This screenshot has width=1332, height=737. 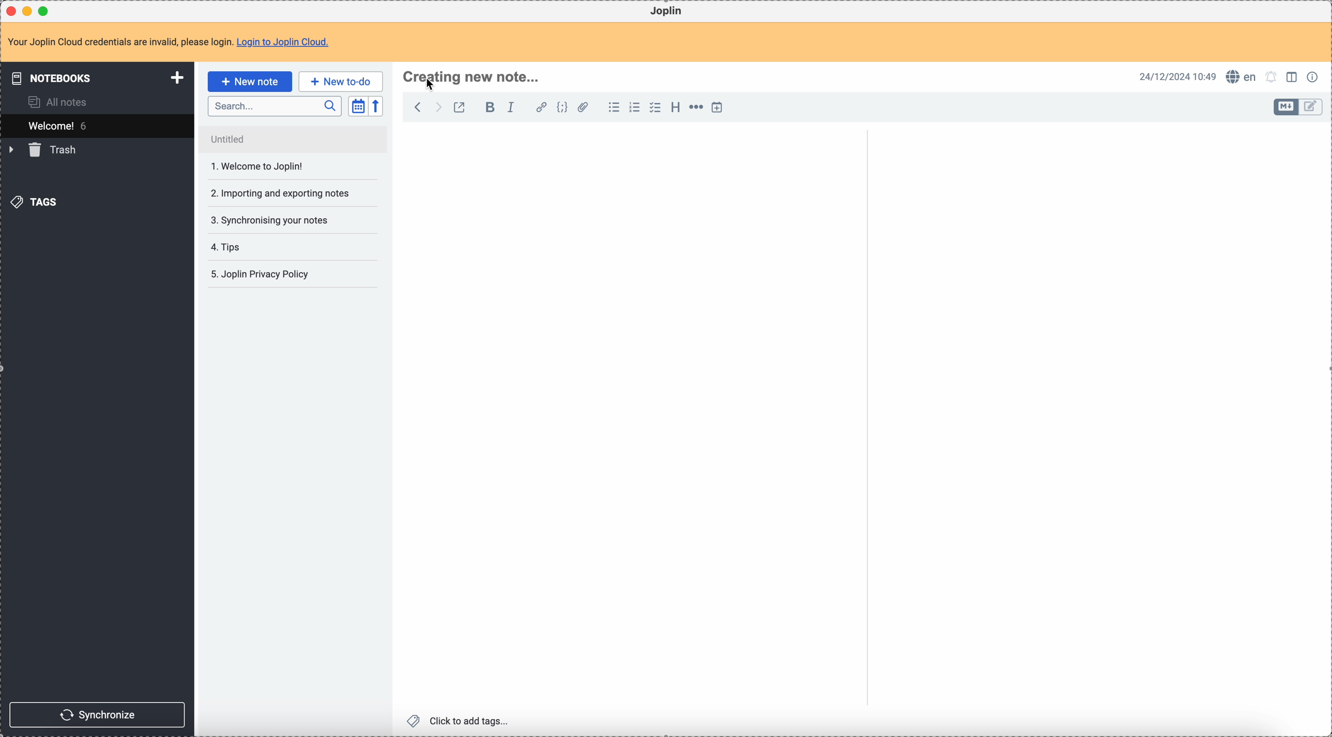 What do you see at coordinates (375, 107) in the screenshot?
I see `reverse sort order` at bounding box center [375, 107].